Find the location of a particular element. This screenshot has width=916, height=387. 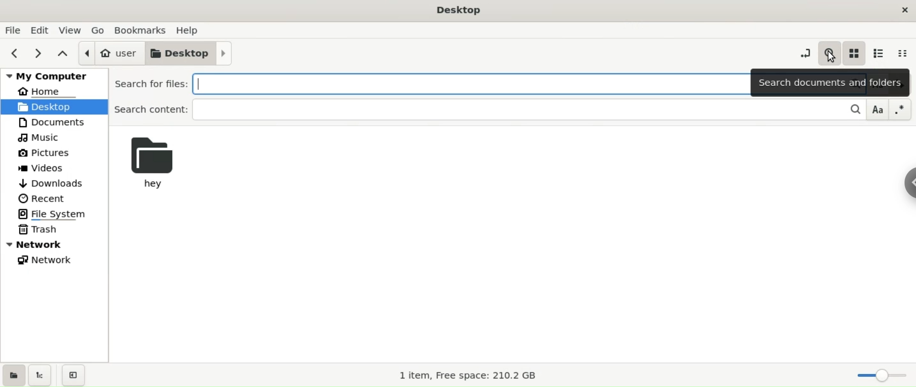

file system is located at coordinates (54, 215).